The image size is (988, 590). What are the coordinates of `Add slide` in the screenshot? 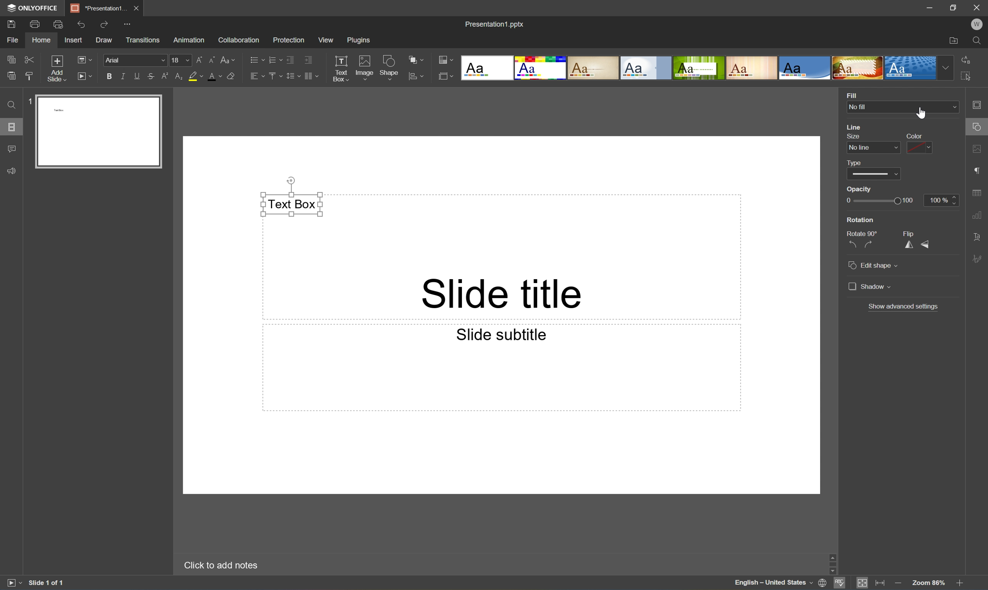 It's located at (57, 68).